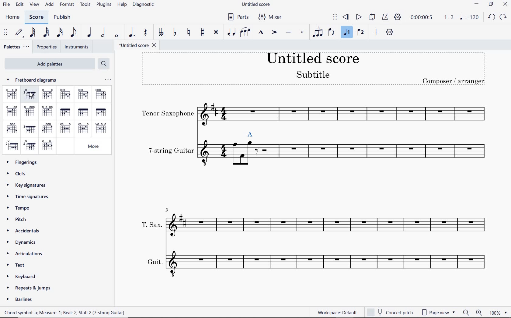 Image resolution: width=511 pixels, height=318 pixels. I want to click on EDIT, so click(19, 4).